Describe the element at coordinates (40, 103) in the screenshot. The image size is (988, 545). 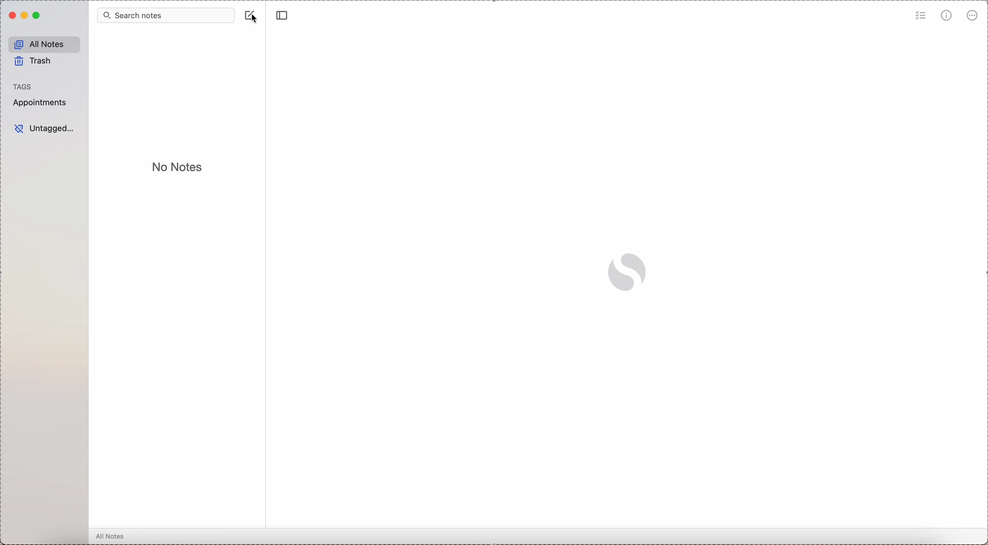
I see `appointments tag` at that location.